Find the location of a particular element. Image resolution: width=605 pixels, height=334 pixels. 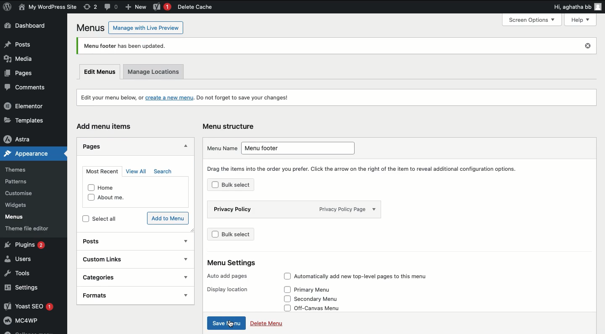

Patterns is located at coordinates (23, 180).